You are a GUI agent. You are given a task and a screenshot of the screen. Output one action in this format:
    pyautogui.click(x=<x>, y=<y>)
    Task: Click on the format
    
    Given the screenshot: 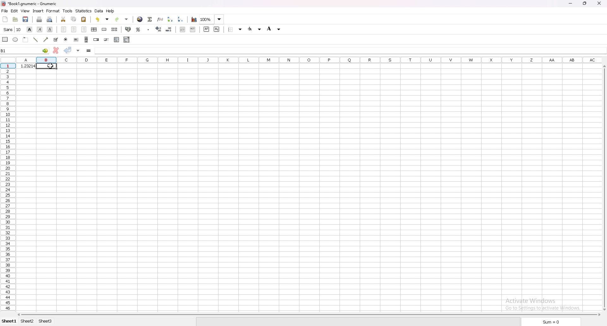 What is the action you would take?
    pyautogui.click(x=53, y=11)
    